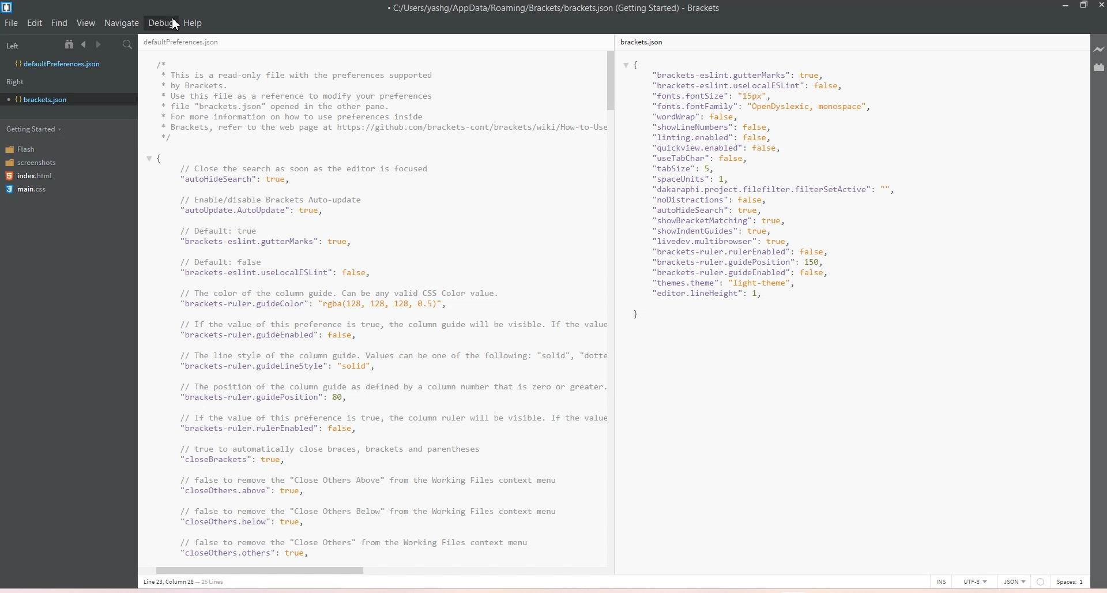 This screenshot has height=593, width=1107. Describe the element at coordinates (28, 44) in the screenshot. I see `Left` at that location.